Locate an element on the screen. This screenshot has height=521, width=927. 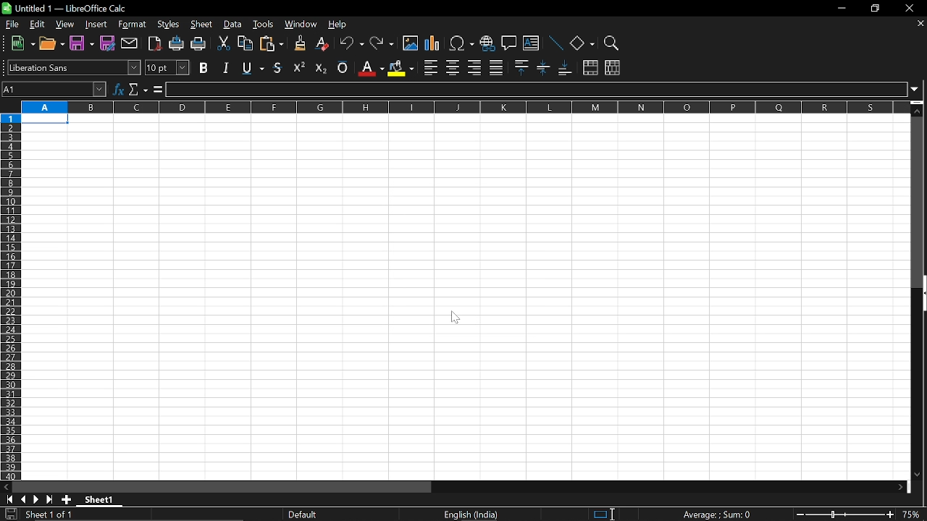
current zoom is located at coordinates (914, 516).